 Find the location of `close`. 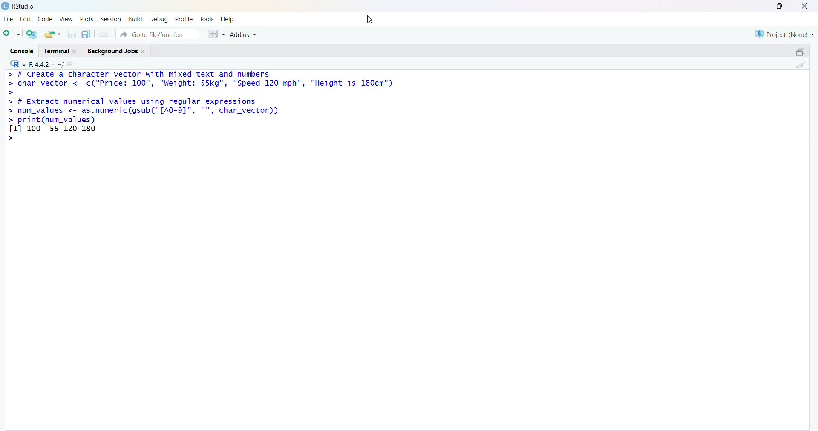

close is located at coordinates (75, 52).